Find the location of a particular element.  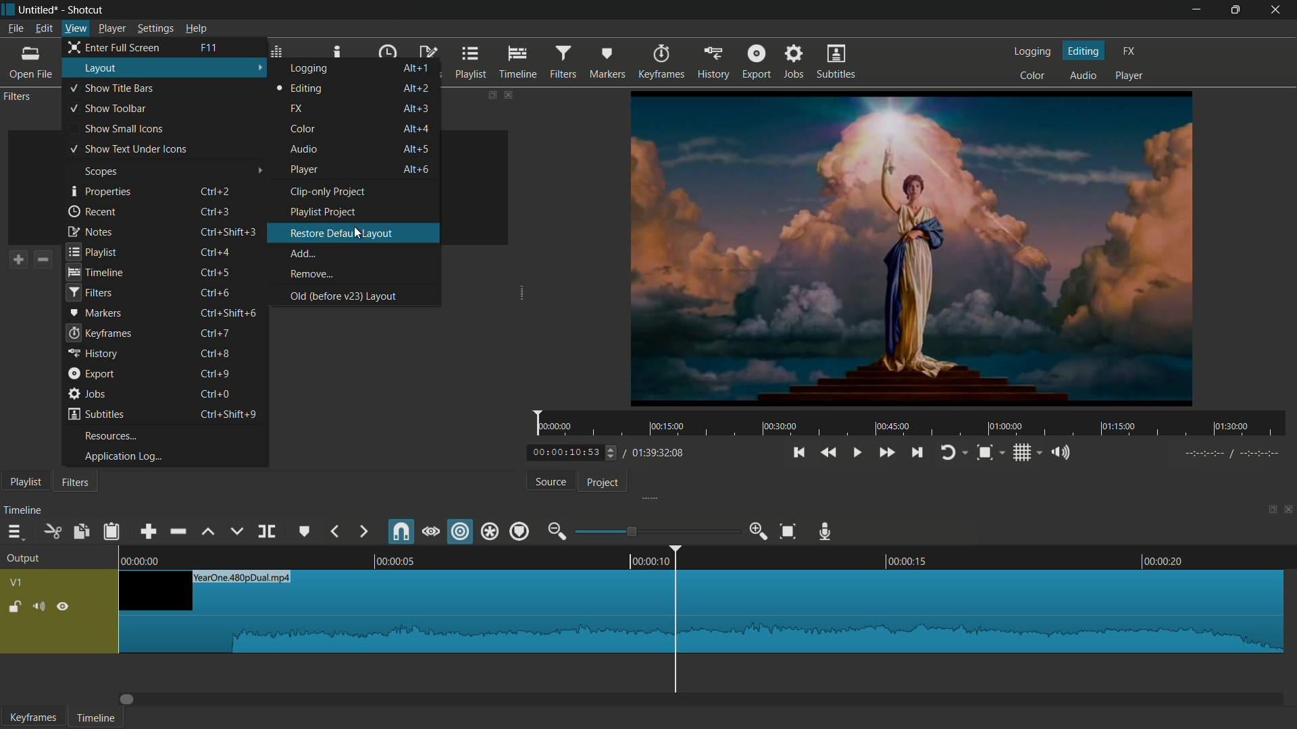

ripple markers is located at coordinates (520, 531).